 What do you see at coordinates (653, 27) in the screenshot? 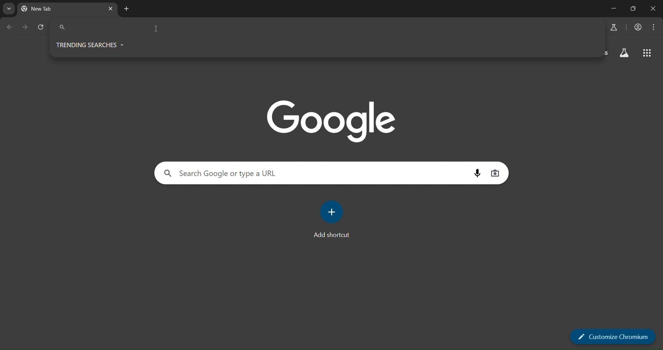
I see `menu` at bounding box center [653, 27].